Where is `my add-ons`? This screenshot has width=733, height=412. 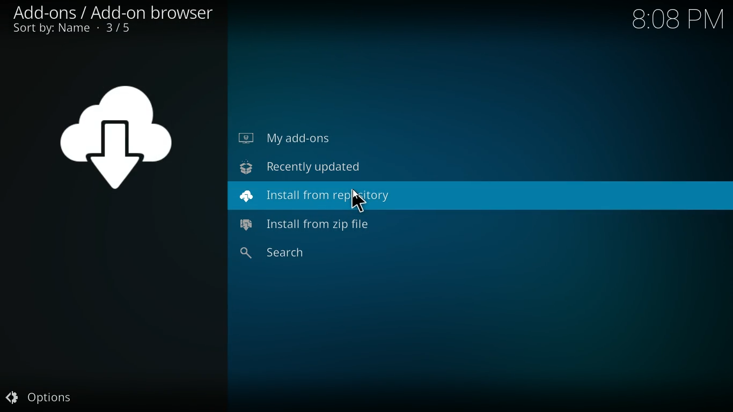
my add-ons is located at coordinates (292, 138).